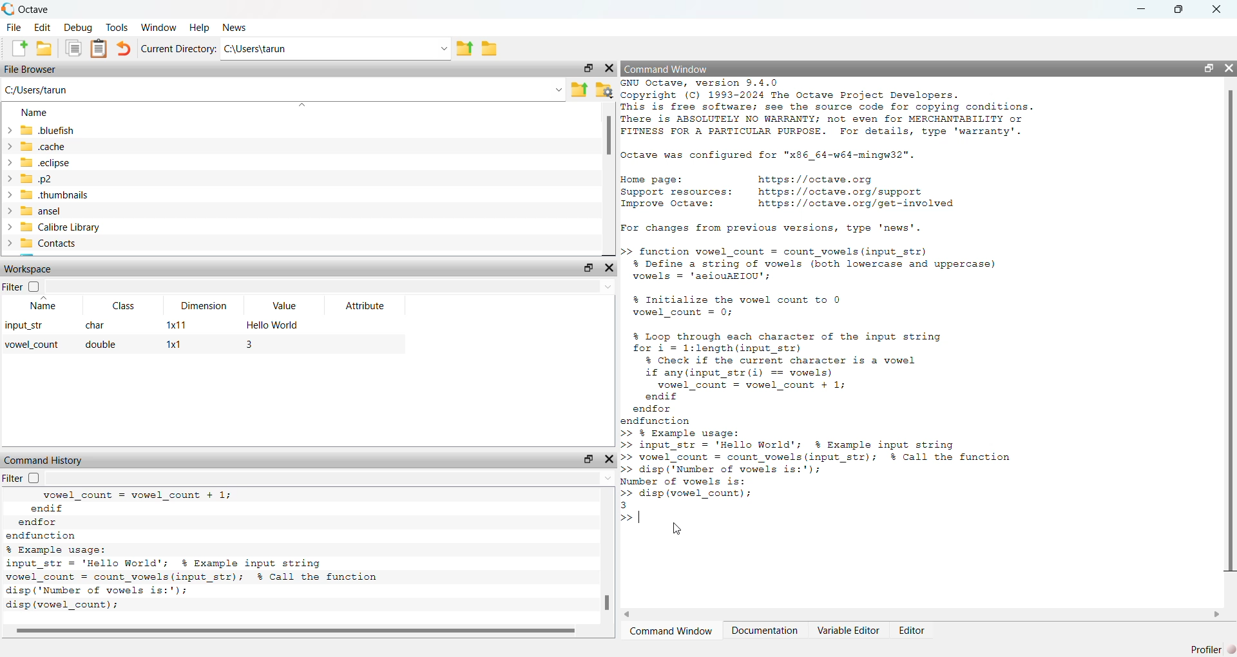 This screenshot has width=1237, height=657. What do you see at coordinates (464, 47) in the screenshot?
I see `One directory up` at bounding box center [464, 47].